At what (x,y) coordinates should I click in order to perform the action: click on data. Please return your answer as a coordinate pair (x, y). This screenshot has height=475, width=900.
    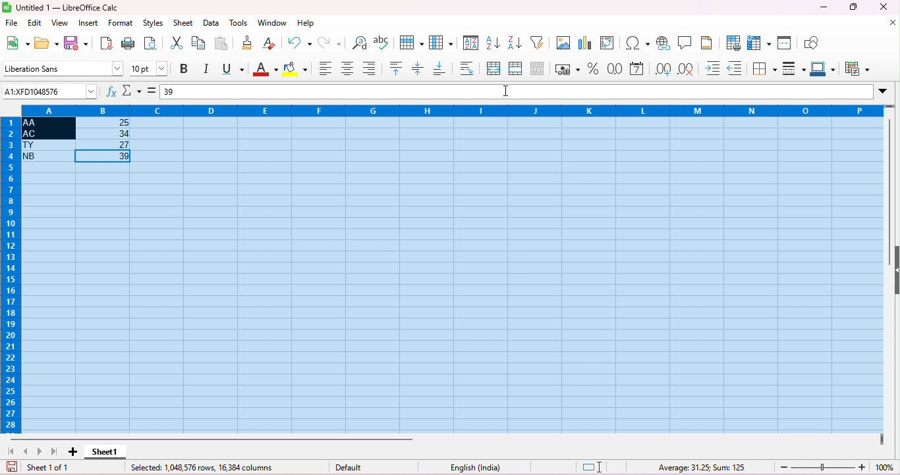
    Looking at the image, I should click on (211, 24).